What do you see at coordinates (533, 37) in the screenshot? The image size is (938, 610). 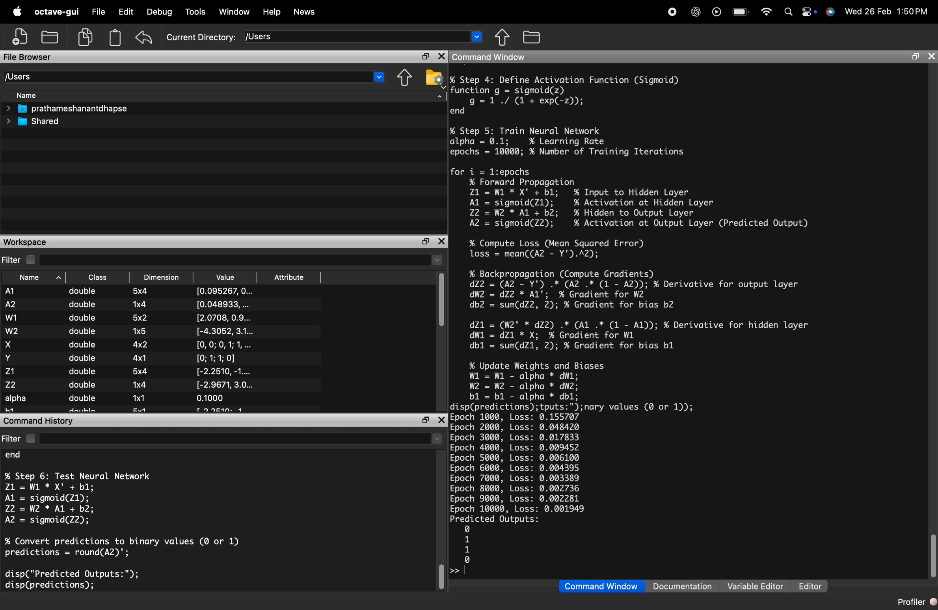 I see `Browse directories` at bounding box center [533, 37].